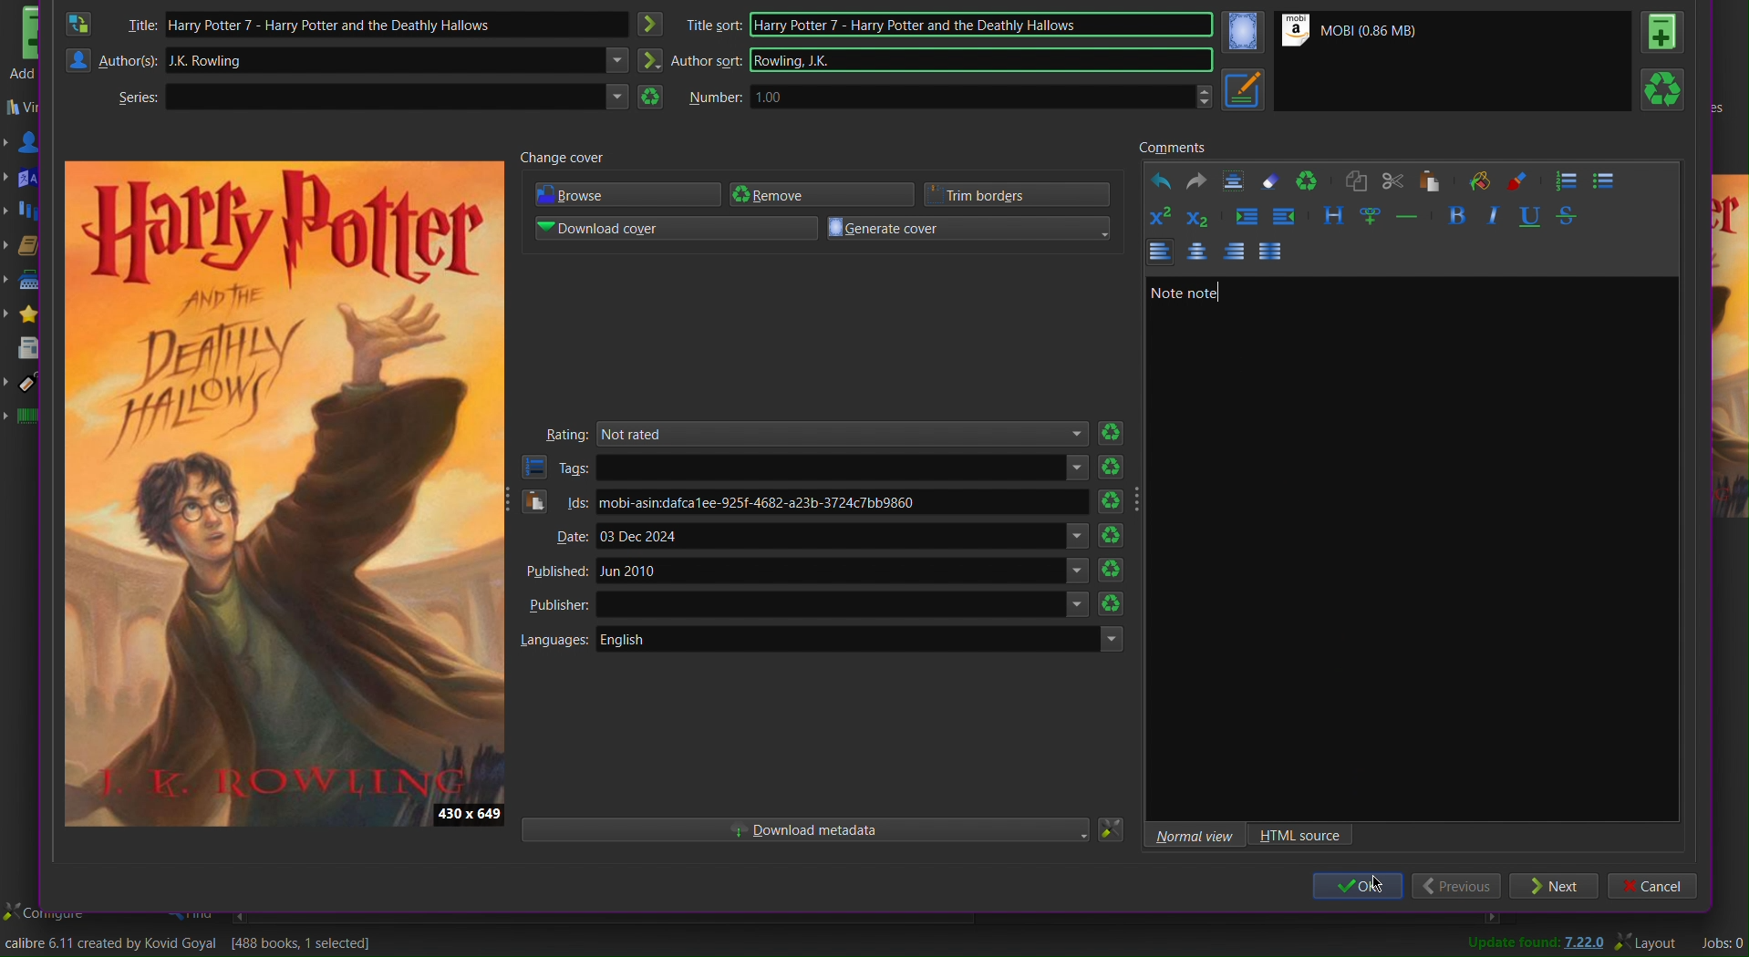 The image size is (1749, 957). I want to click on Undo, so click(1164, 181).